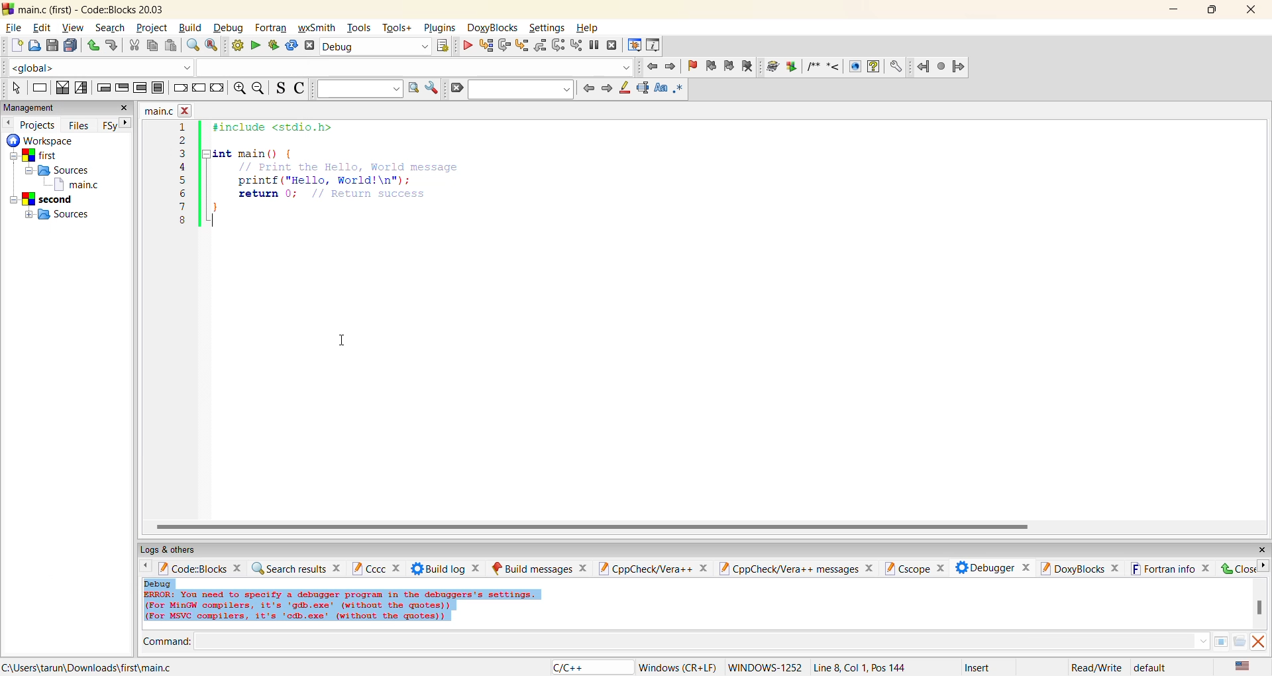 The image size is (1272, 676). I want to click on first, so click(39, 155).